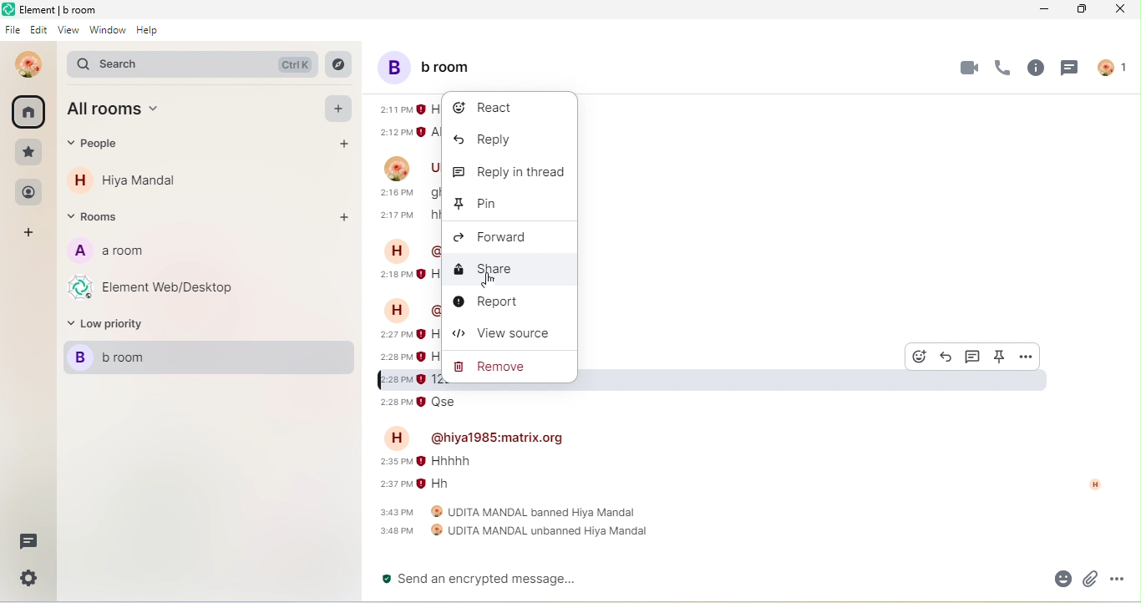 The width and height of the screenshot is (1141, 603). What do you see at coordinates (504, 236) in the screenshot?
I see `forward` at bounding box center [504, 236].